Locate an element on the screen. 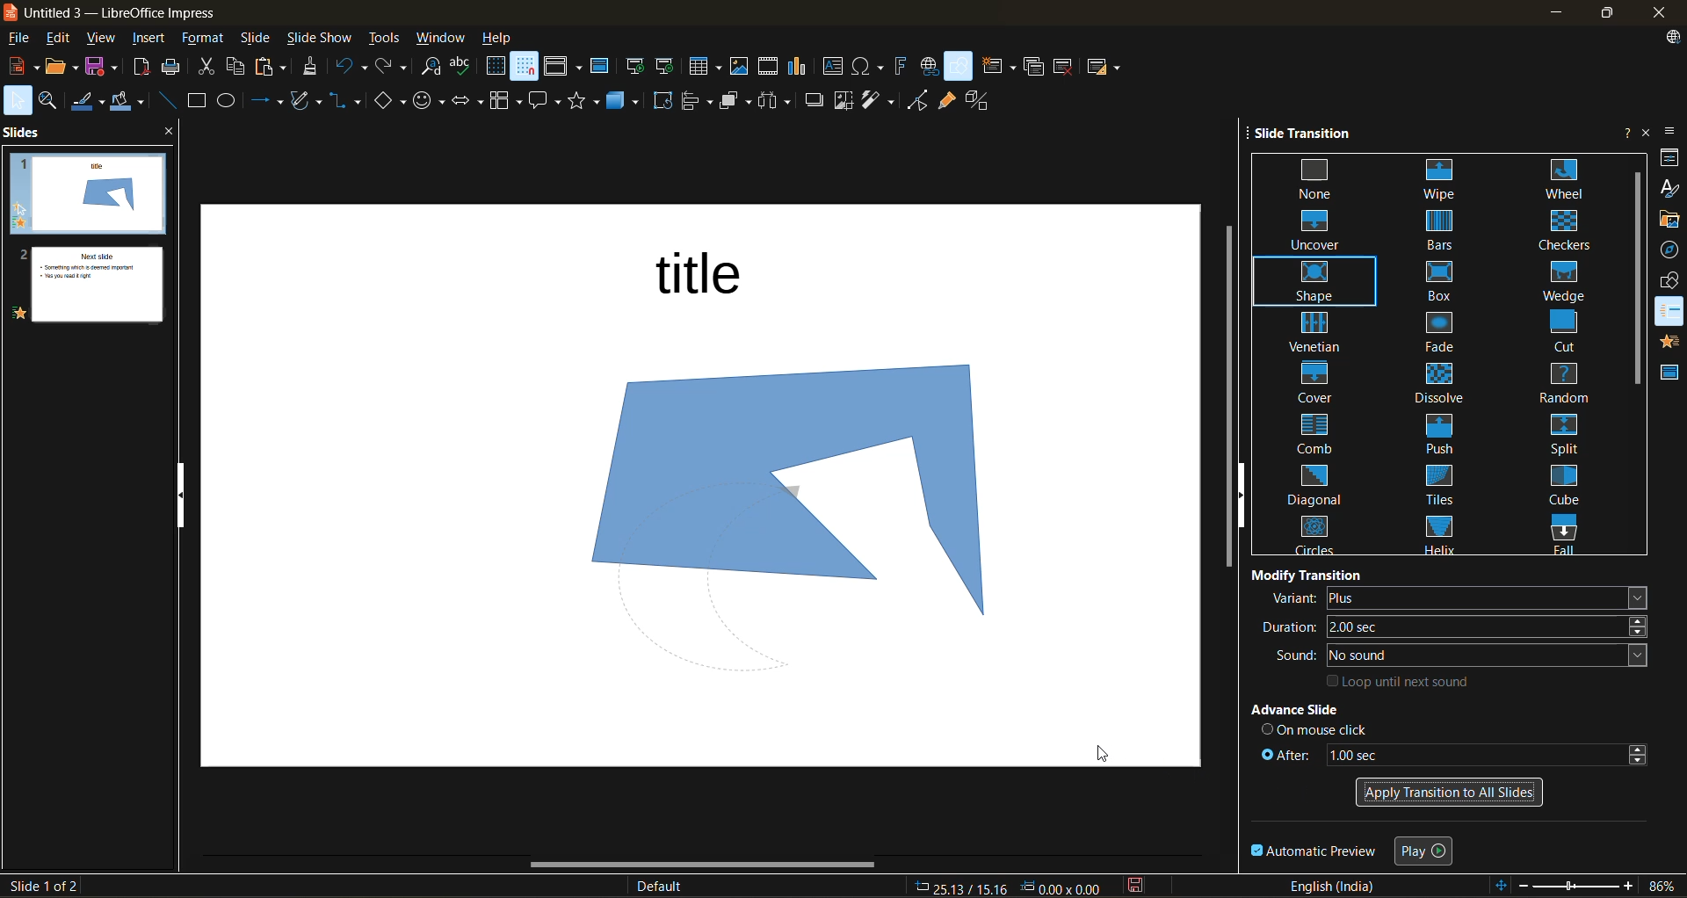 The image size is (1687, 898). insert line is located at coordinates (166, 100).